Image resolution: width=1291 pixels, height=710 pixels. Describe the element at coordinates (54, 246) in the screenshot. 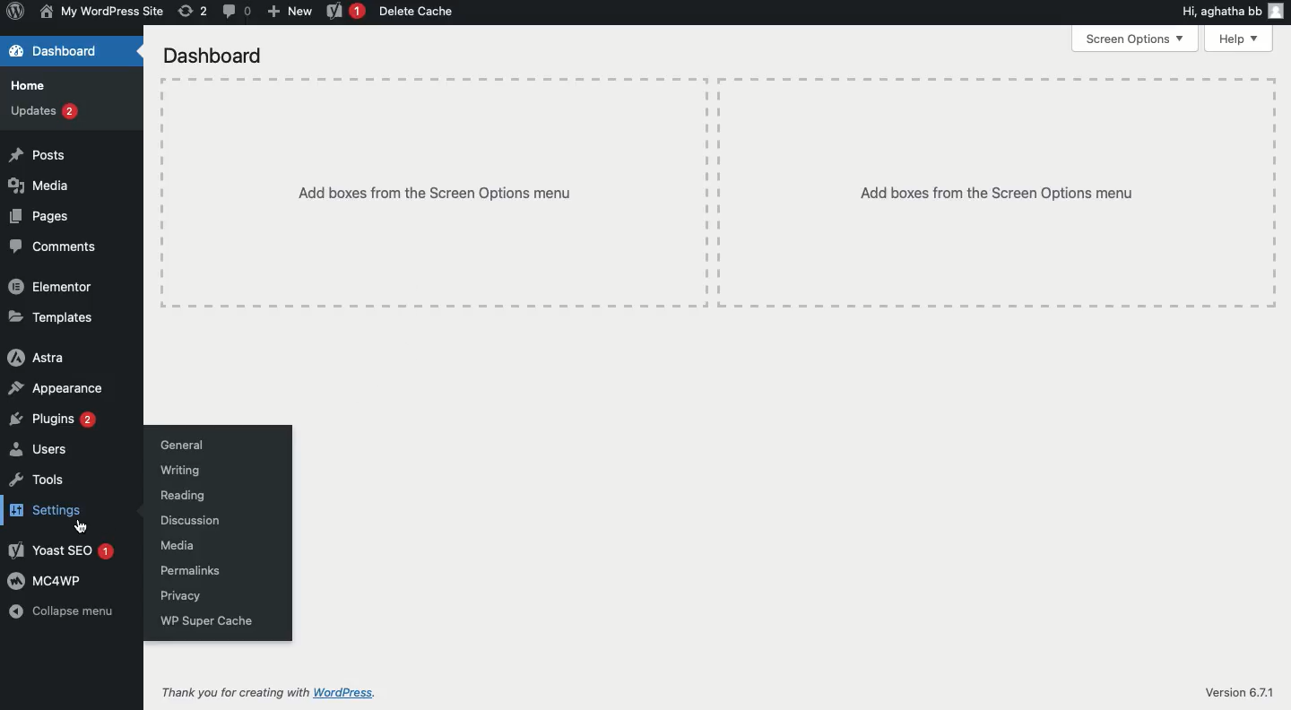

I see `Comments` at that location.